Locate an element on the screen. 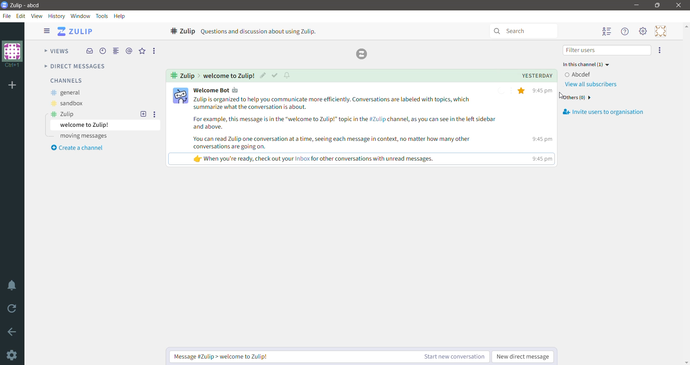  «ly When you're ready, check out your Inbox for other conversations with unread messages. 9:45 pm is located at coordinates (332, 158).